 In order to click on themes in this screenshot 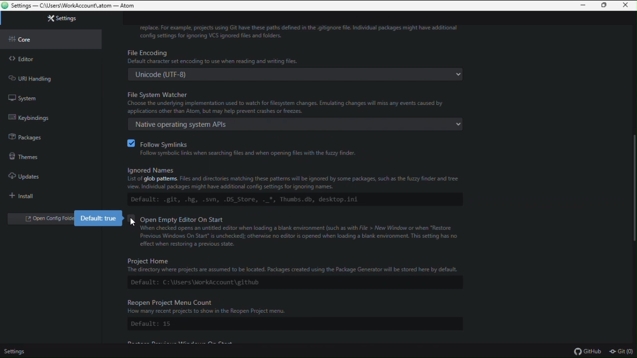, I will do `click(33, 155)`.